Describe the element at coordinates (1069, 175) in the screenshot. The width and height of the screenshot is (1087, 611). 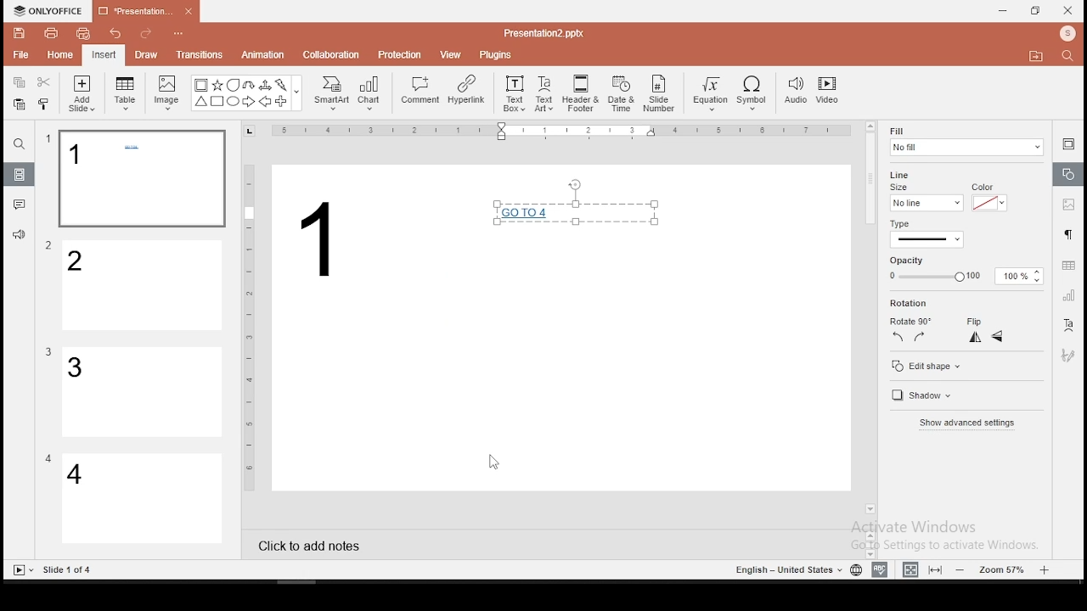
I see `shape settings` at that location.